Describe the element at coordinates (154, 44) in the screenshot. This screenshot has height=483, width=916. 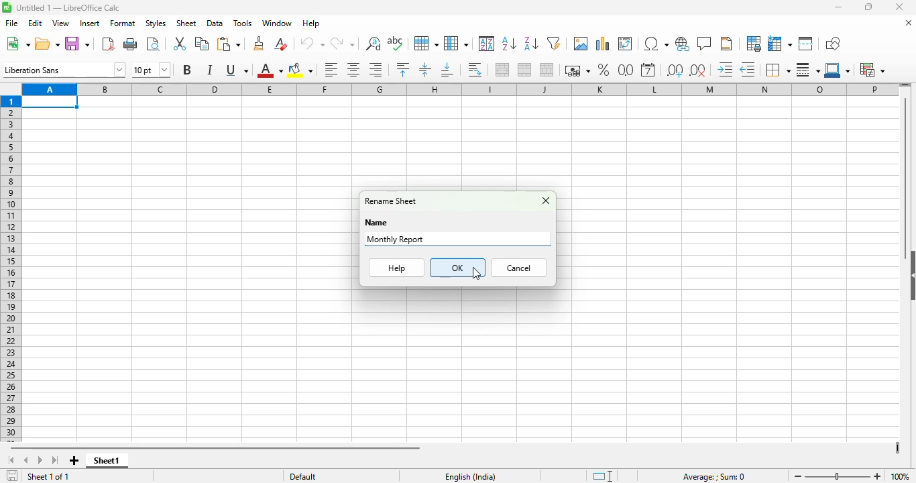
I see `toggle print preview` at that location.